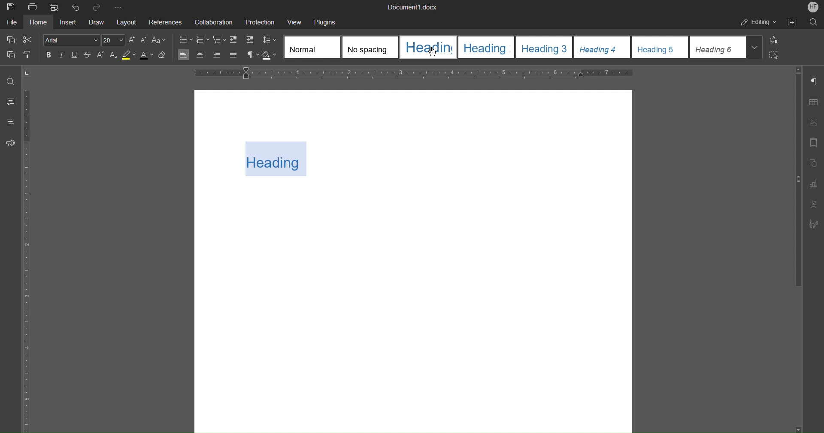  What do you see at coordinates (757, 22) in the screenshot?
I see `Editing` at bounding box center [757, 22].